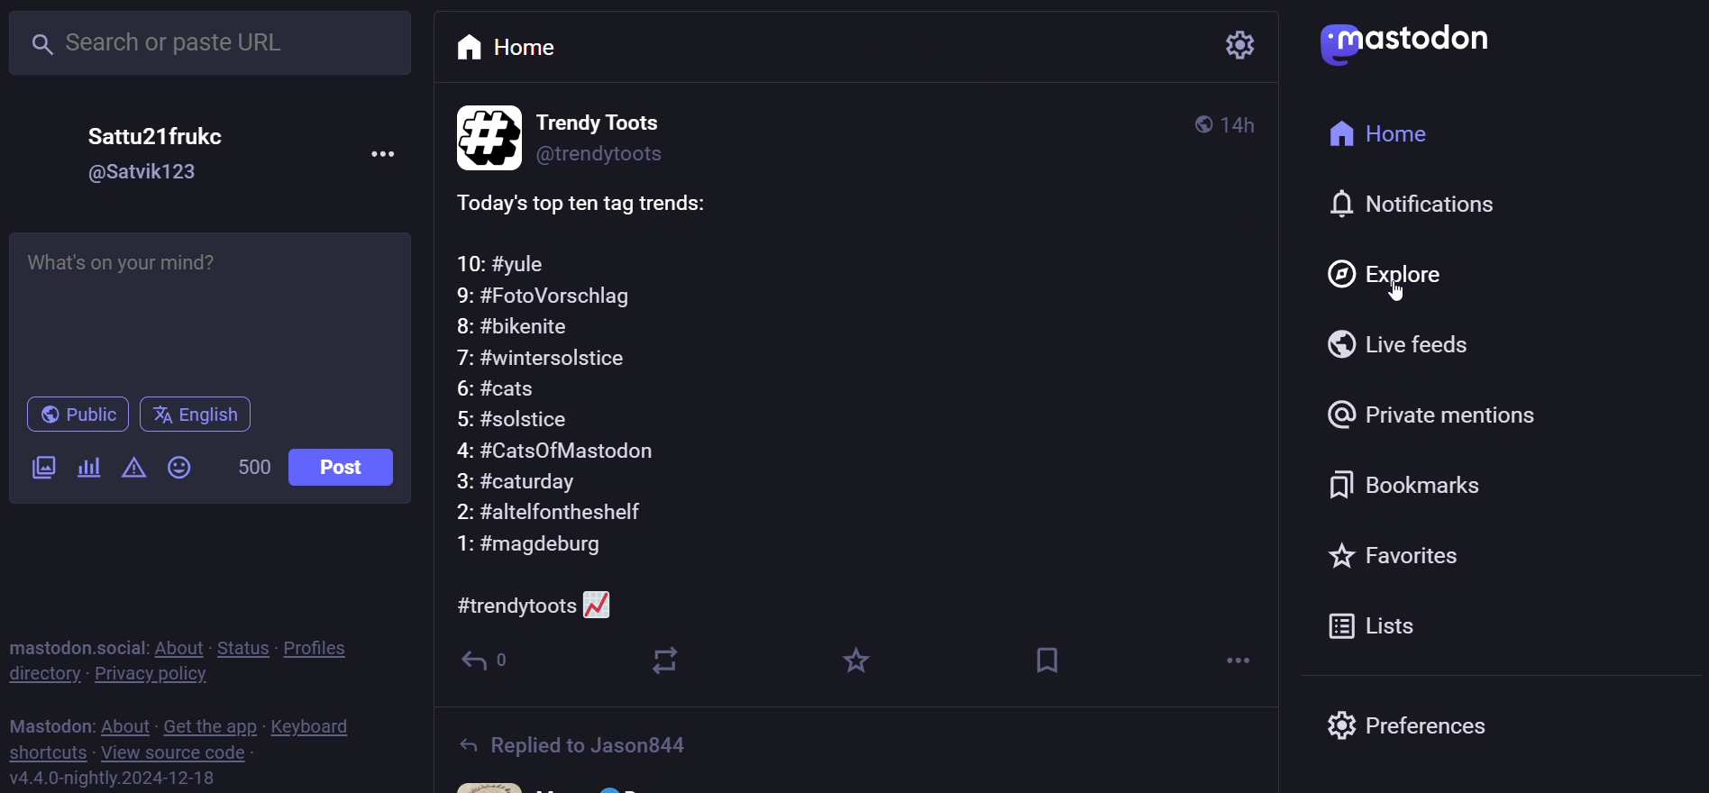  I want to click on 500, so click(253, 469).